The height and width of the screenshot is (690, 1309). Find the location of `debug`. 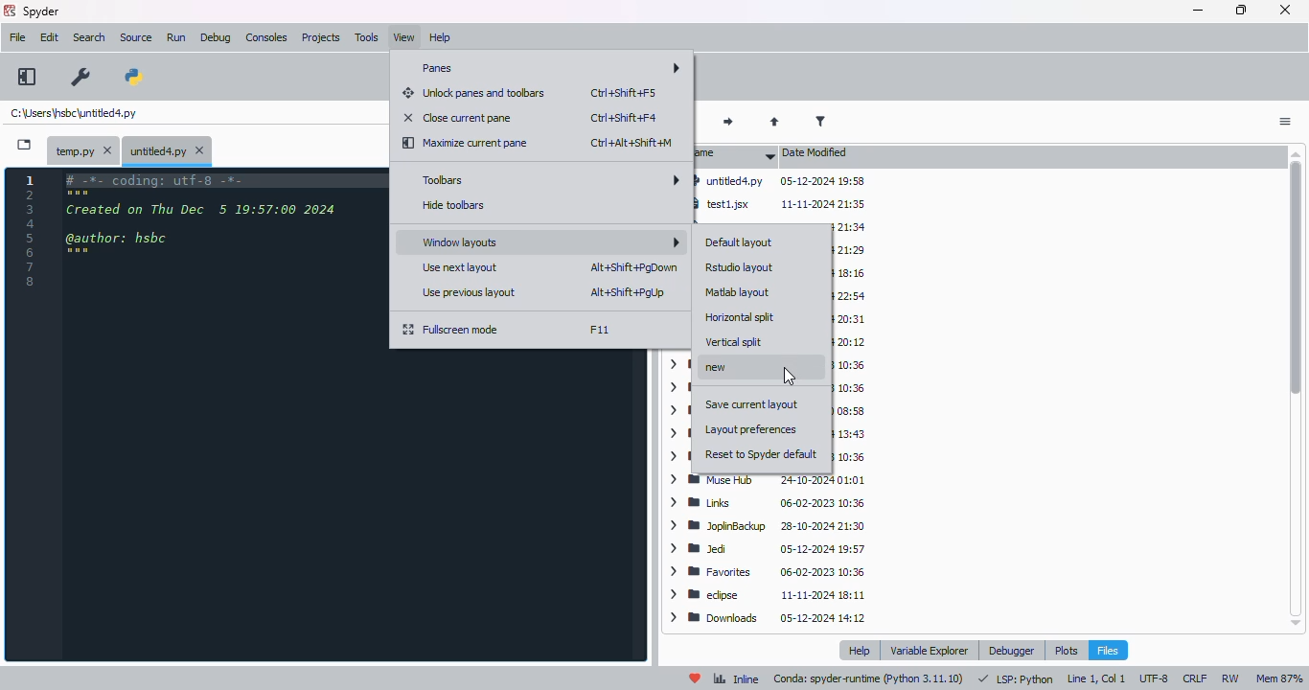

debug is located at coordinates (216, 38).